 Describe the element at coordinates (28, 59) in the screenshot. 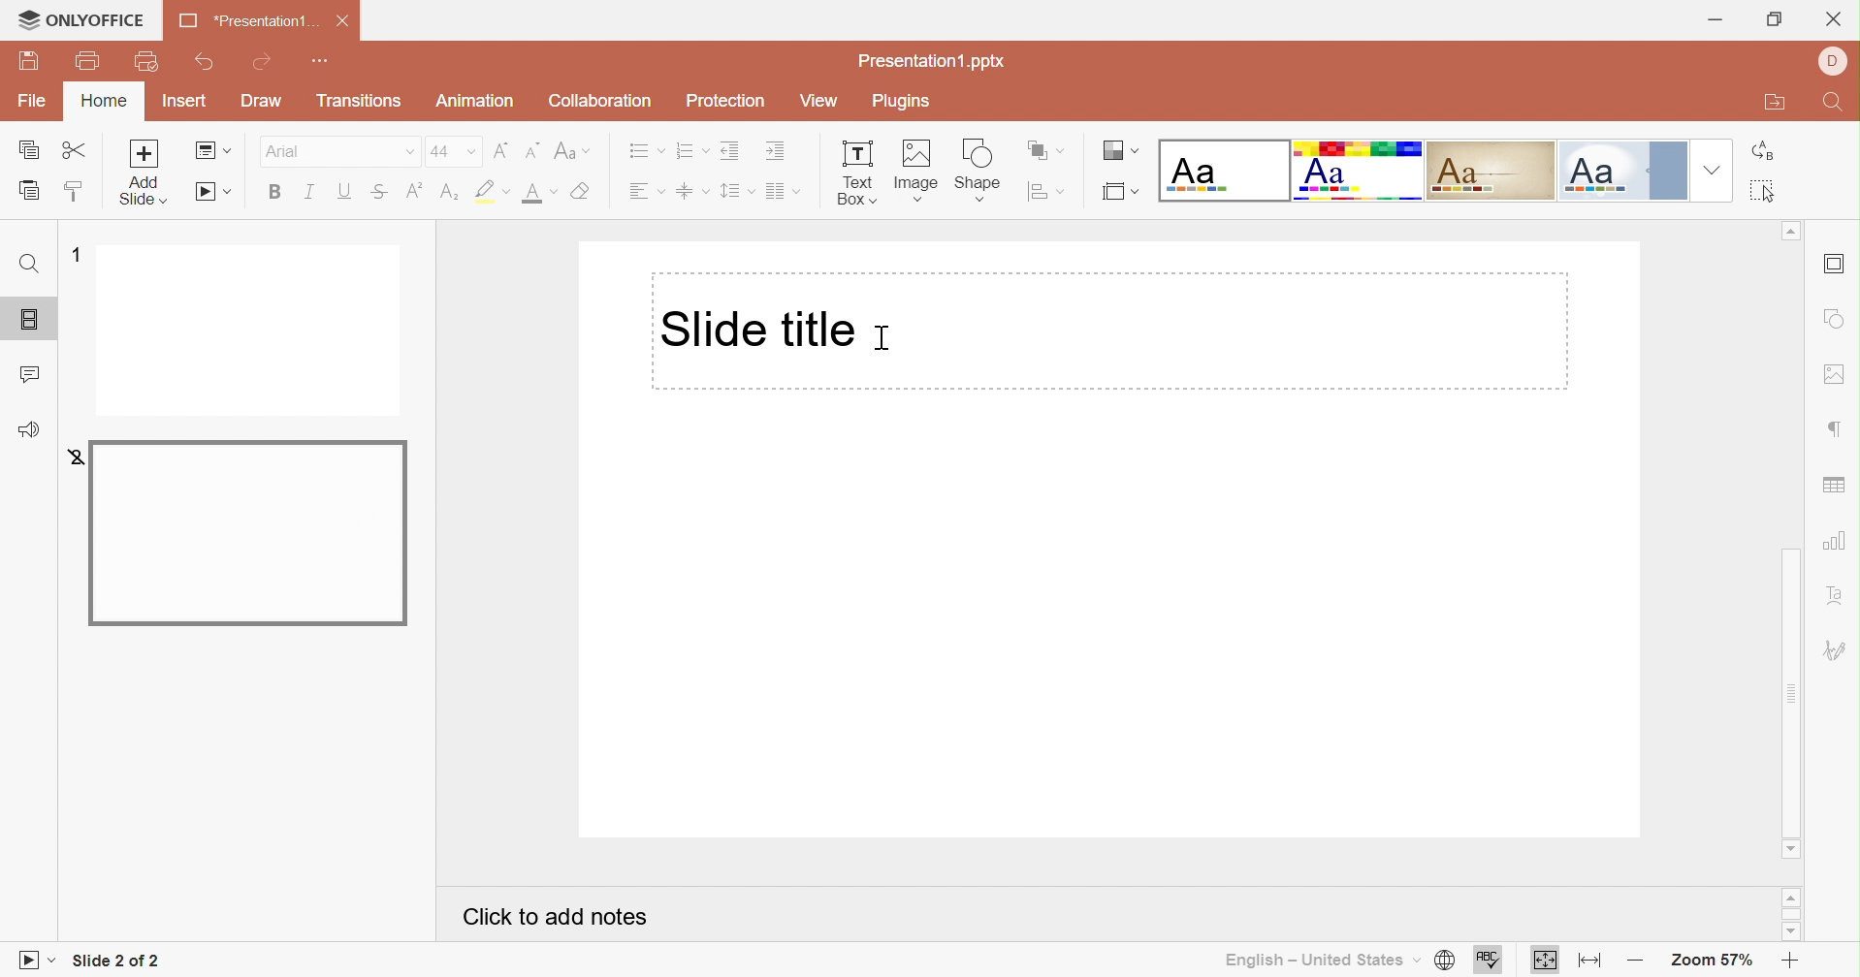

I see `Save` at that location.